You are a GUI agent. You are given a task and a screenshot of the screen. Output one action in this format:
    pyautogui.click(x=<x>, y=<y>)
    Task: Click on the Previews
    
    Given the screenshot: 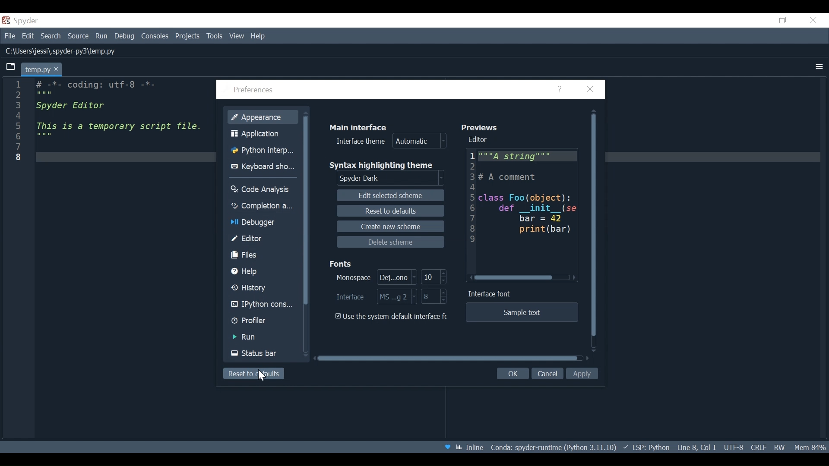 What is the action you would take?
    pyautogui.click(x=482, y=127)
    